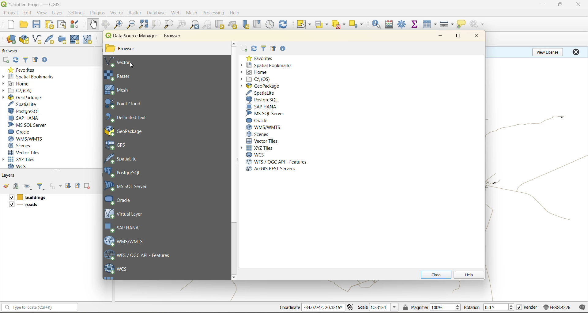  Describe the element at coordinates (22, 97) in the screenshot. I see `geopackage` at that location.